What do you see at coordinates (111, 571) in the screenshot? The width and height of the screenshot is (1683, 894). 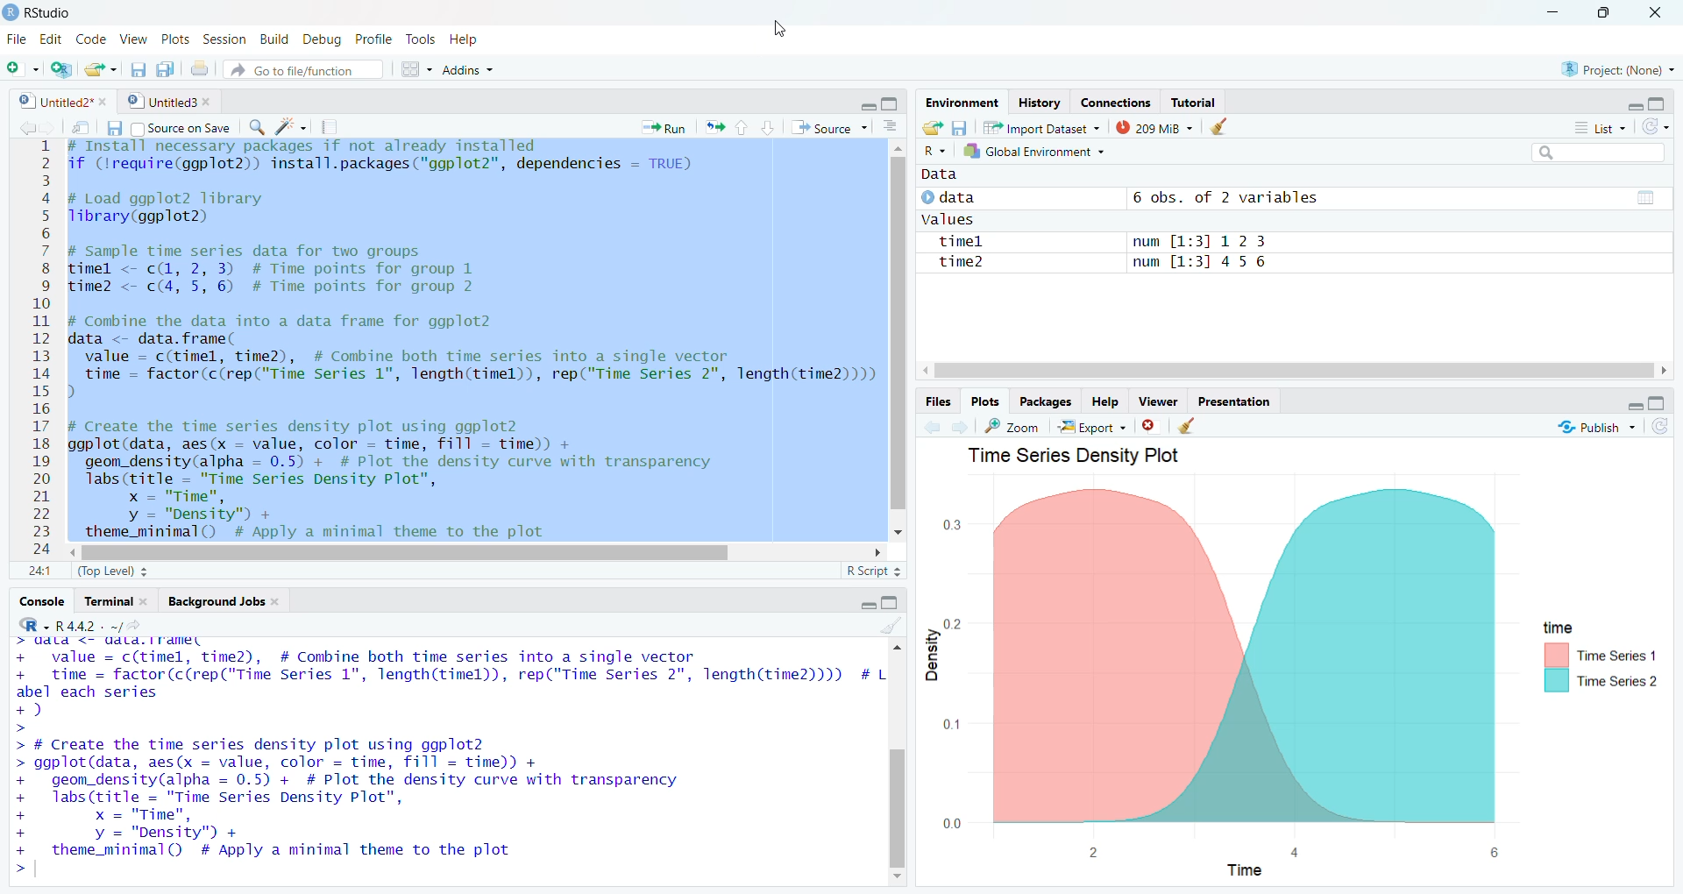 I see `(Top Level)` at bounding box center [111, 571].